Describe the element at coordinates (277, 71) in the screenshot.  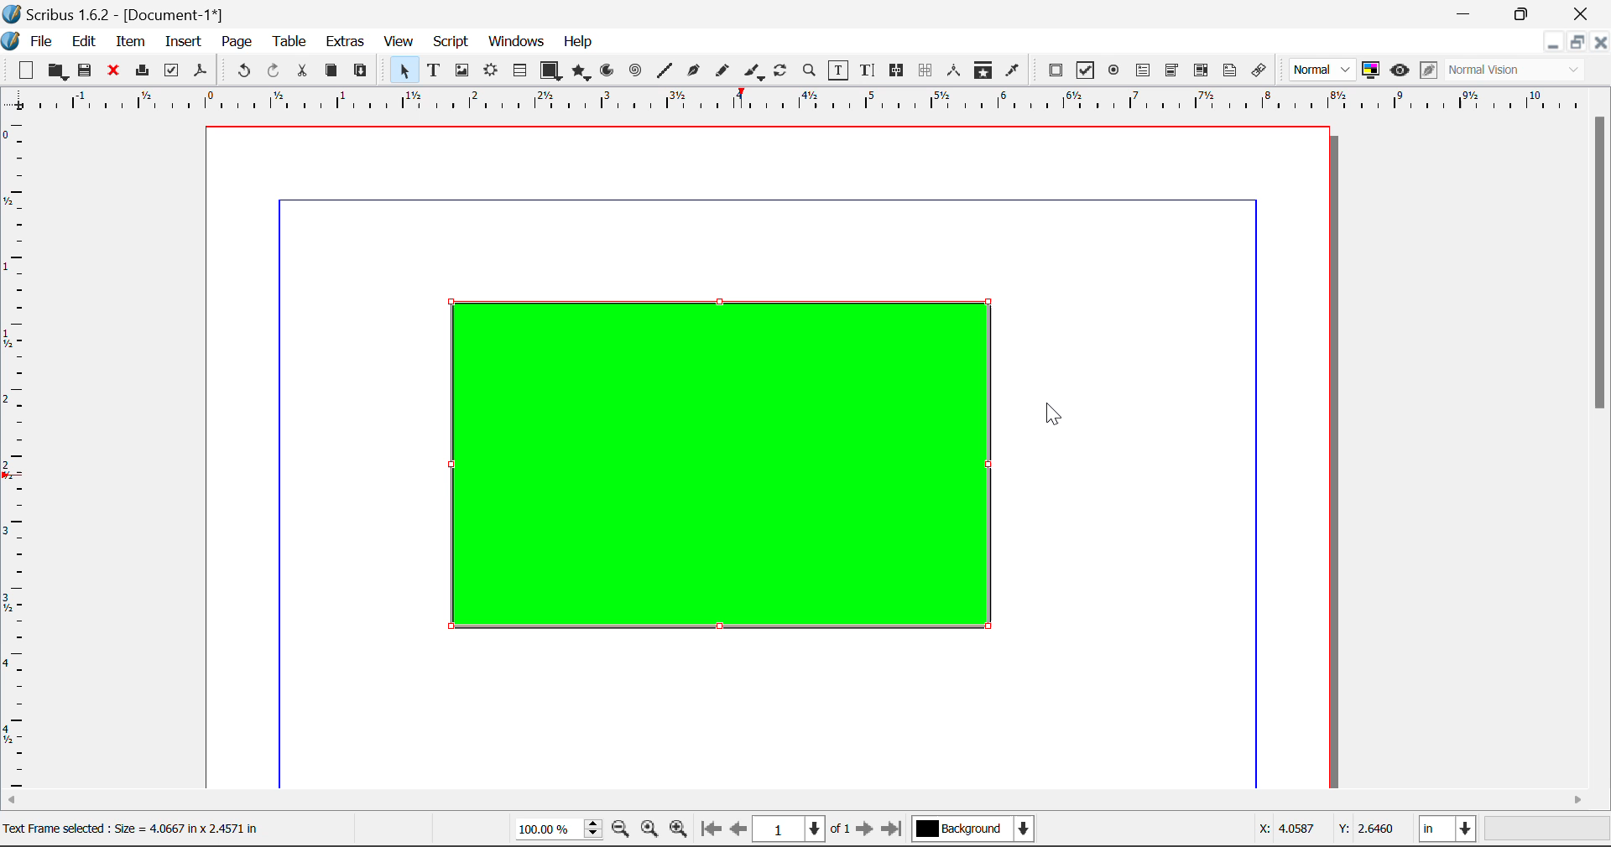
I see `Redo` at that location.